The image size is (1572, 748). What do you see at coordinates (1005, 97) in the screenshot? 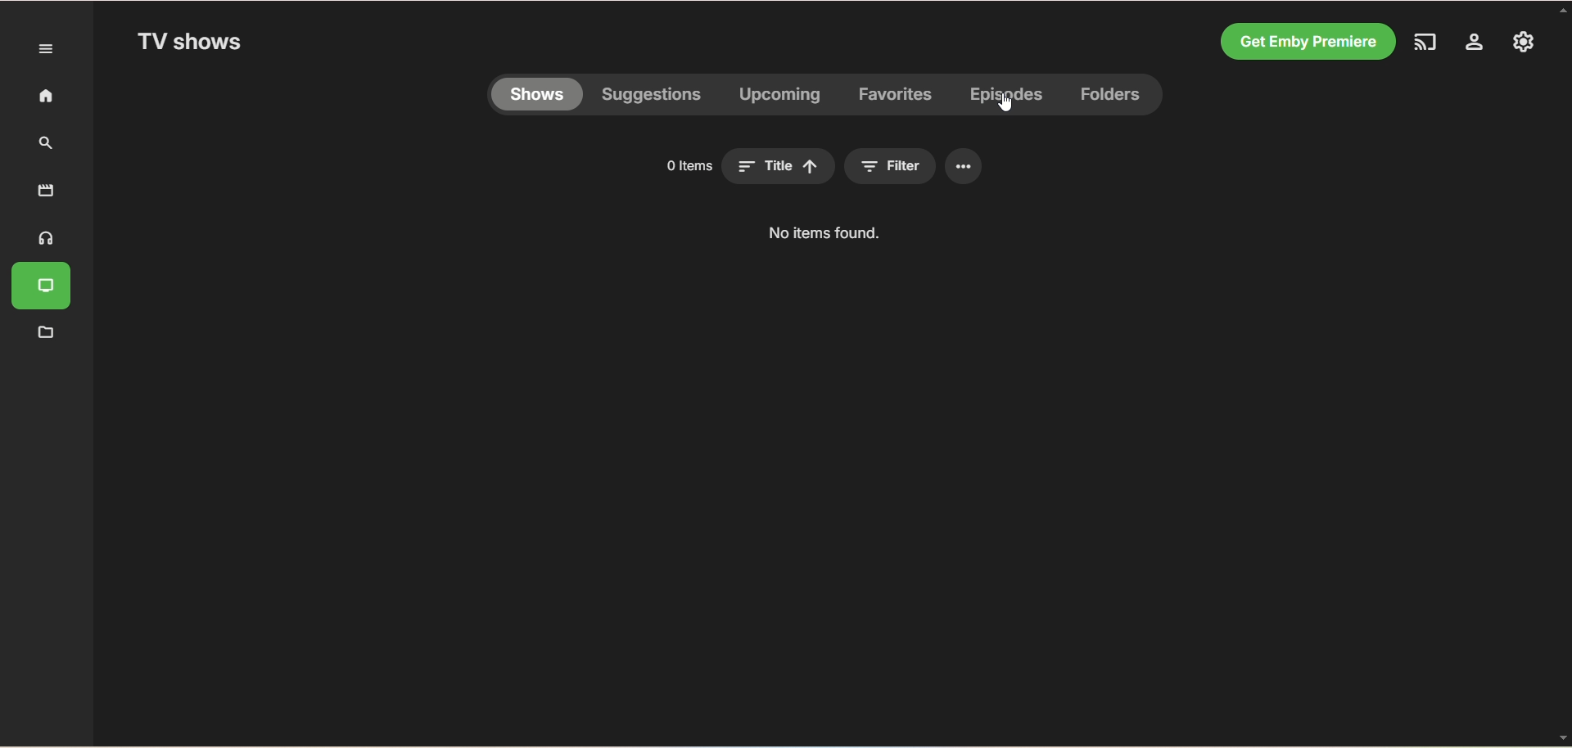
I see `episodes` at bounding box center [1005, 97].